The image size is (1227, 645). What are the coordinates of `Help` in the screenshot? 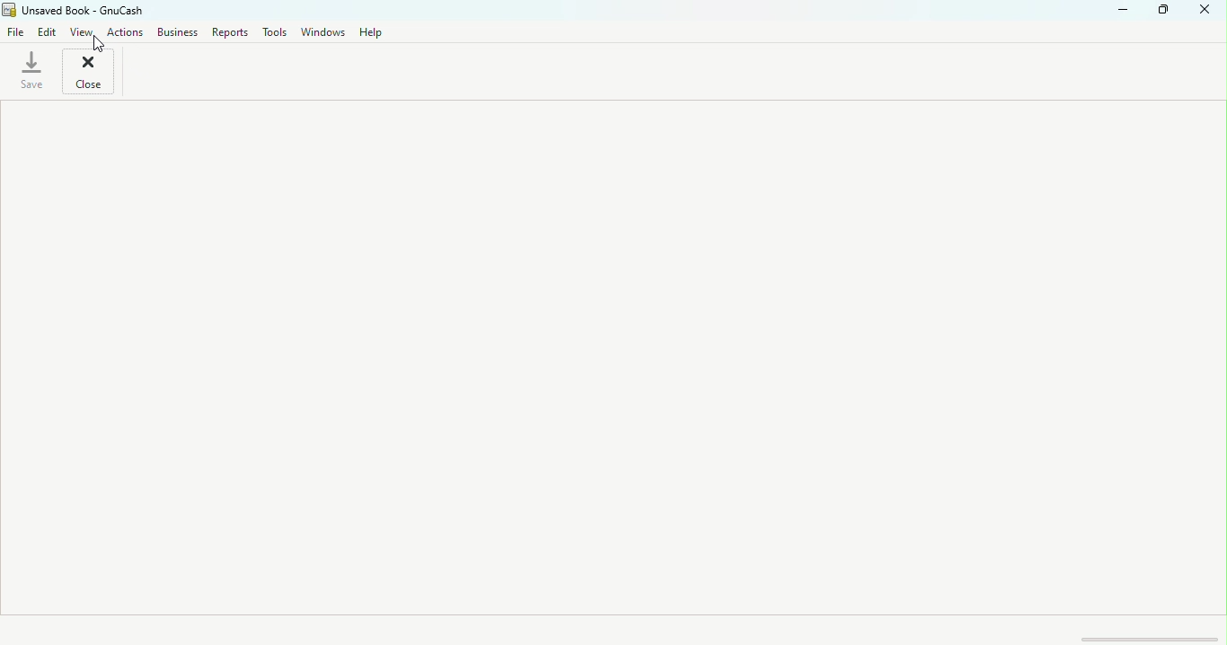 It's located at (375, 31).